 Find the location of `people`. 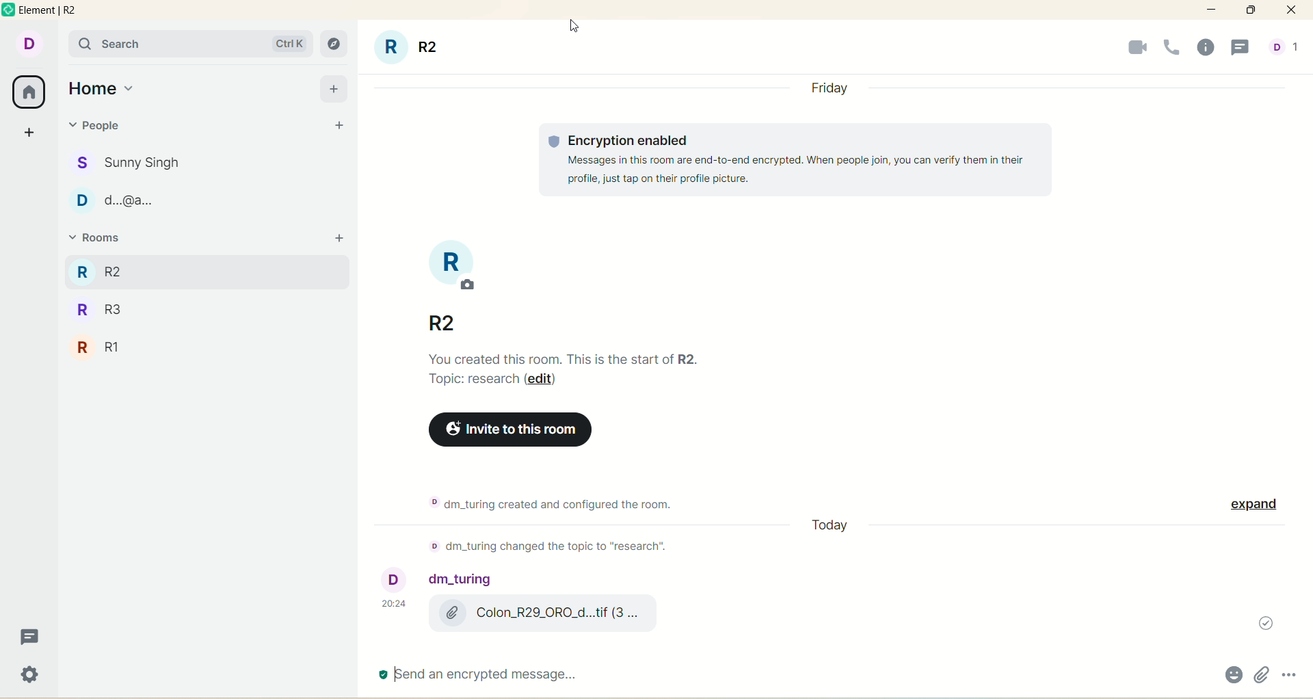

people is located at coordinates (1286, 51).